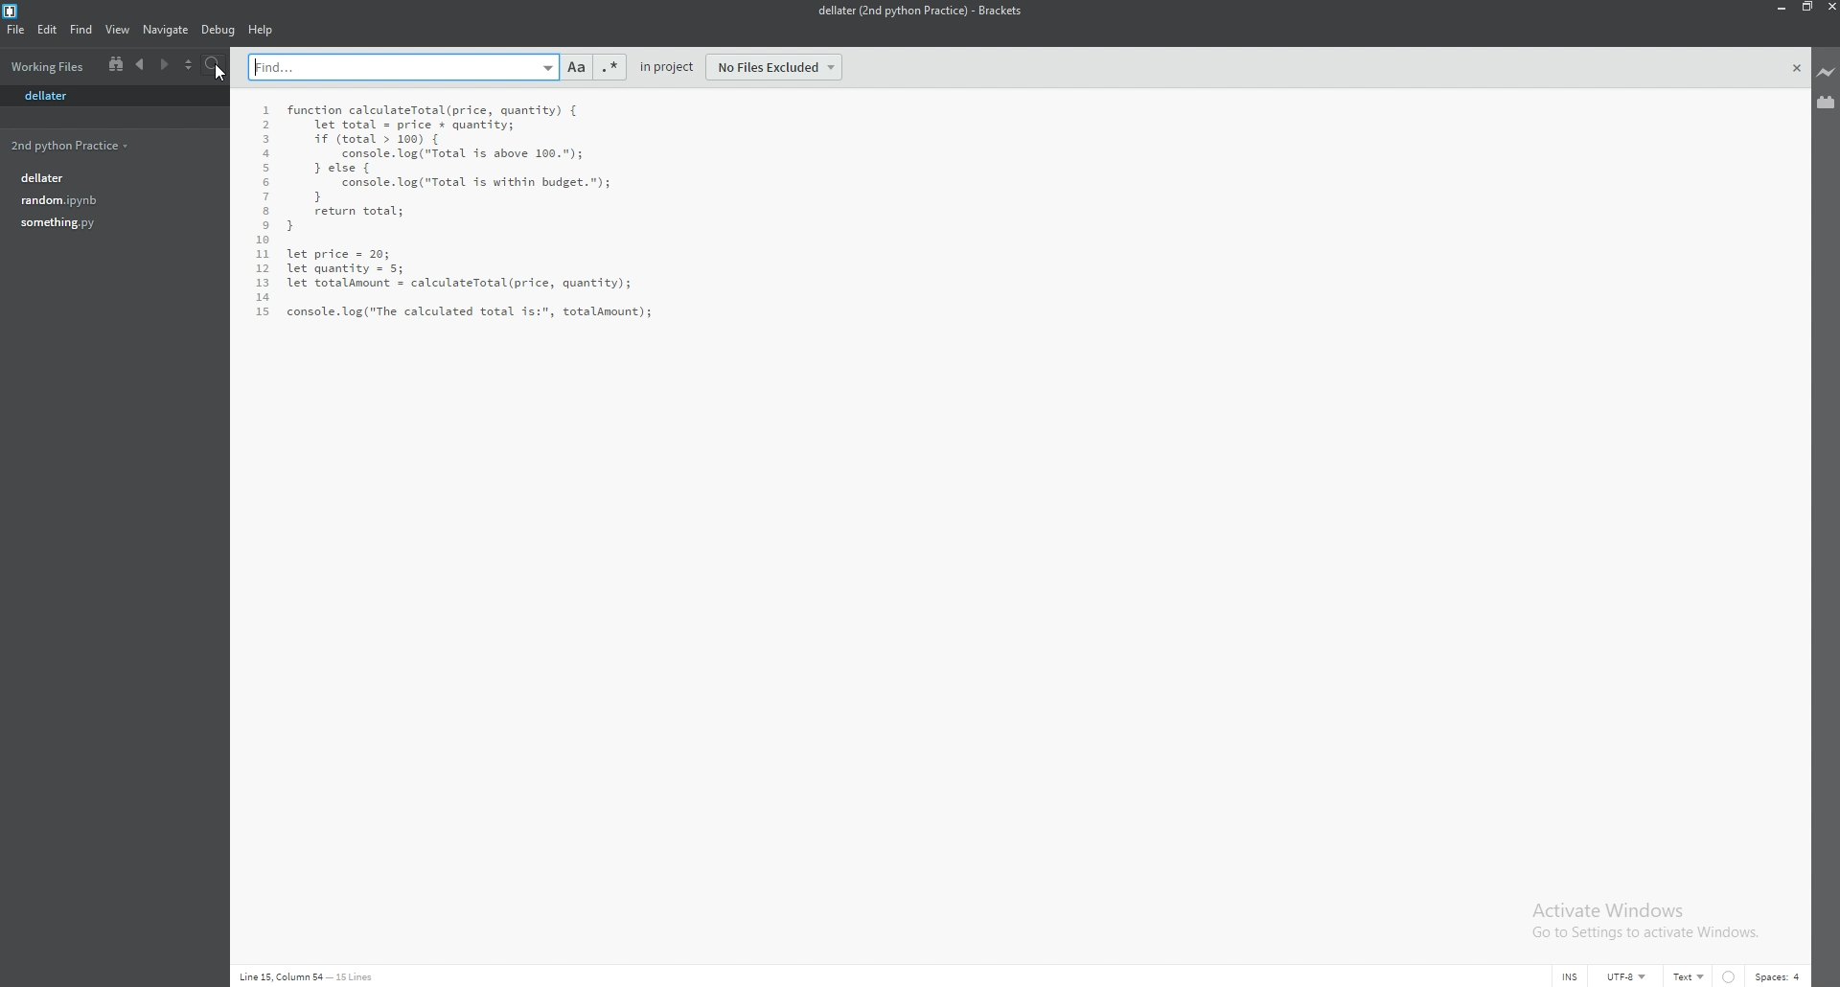  What do you see at coordinates (1779, 8) in the screenshot?
I see `minimize` at bounding box center [1779, 8].